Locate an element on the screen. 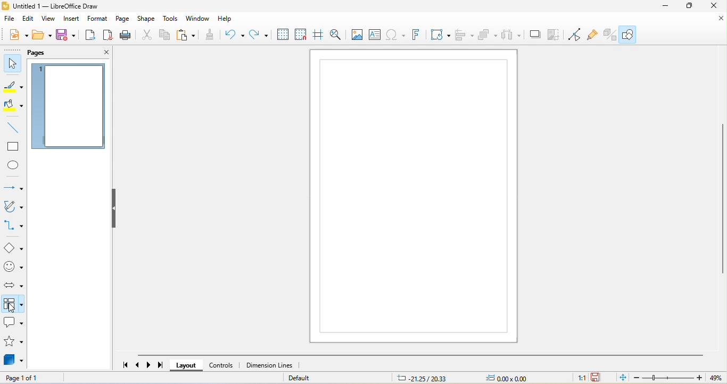 The image size is (727, 384). page 1 of 1 is located at coordinates (28, 379).